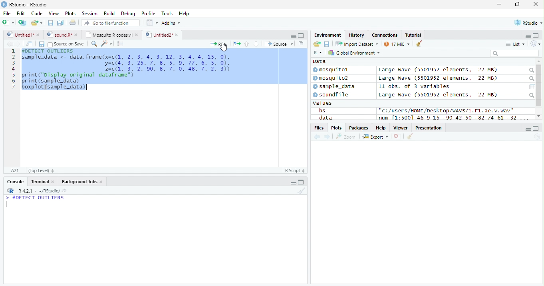 Image resolution: width=544 pixels, height=286 pixels. I want to click on RStudio - RStudio, so click(28, 4).